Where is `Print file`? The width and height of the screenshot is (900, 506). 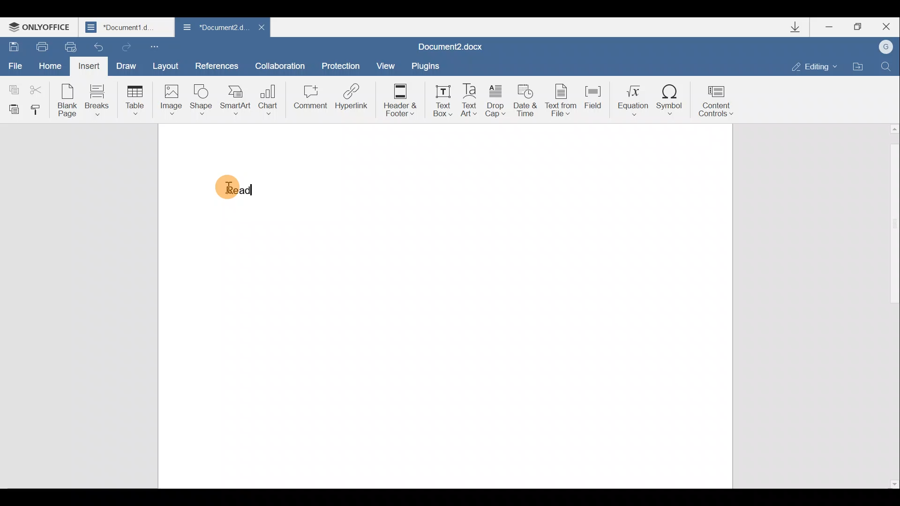
Print file is located at coordinates (41, 45).